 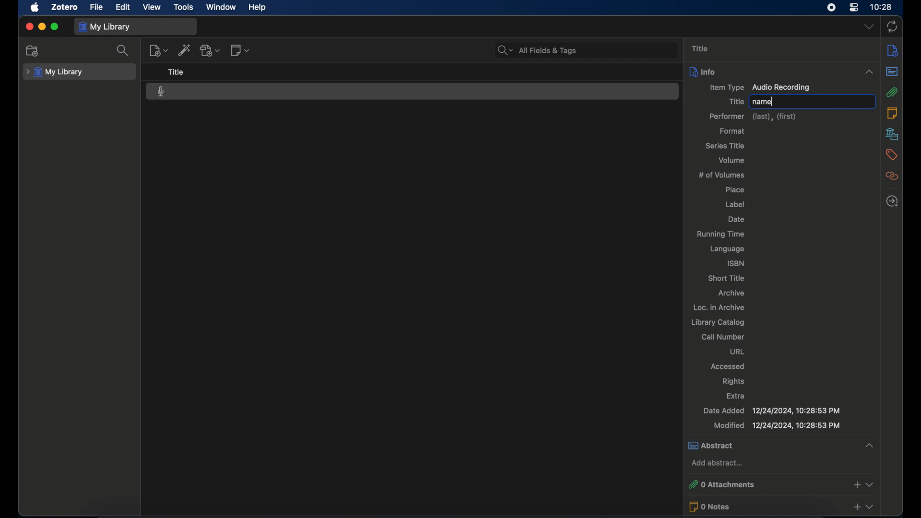 I want to click on locate, so click(x=893, y=201).